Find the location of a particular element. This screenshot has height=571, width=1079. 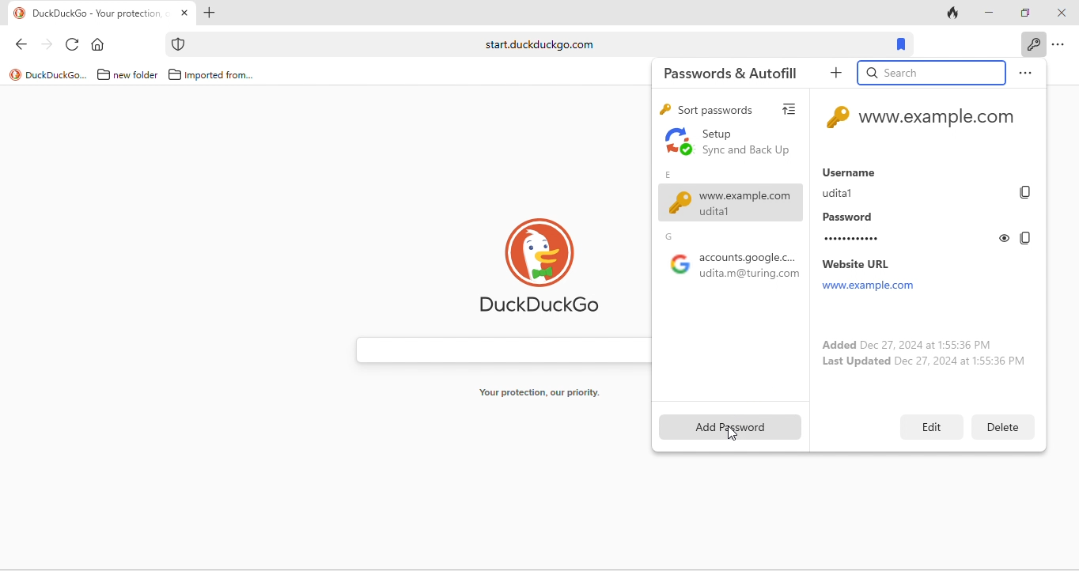

add password is located at coordinates (731, 426).